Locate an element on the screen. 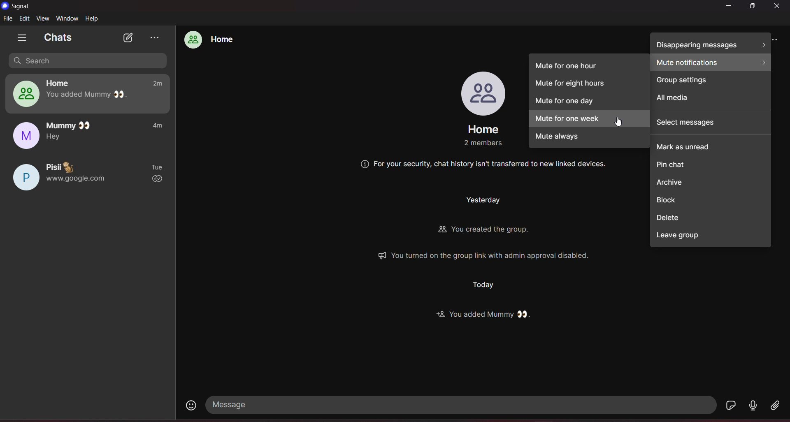 This screenshot has width=790, height=422. file is located at coordinates (8, 19).